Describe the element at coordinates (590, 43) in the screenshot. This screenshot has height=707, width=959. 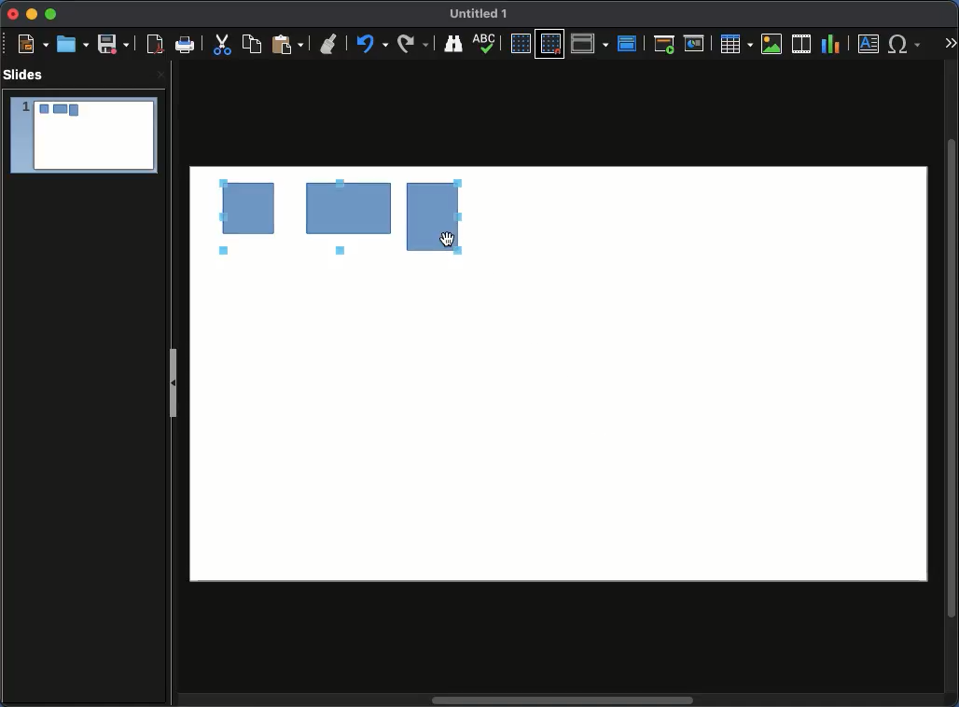
I see `Display views` at that location.